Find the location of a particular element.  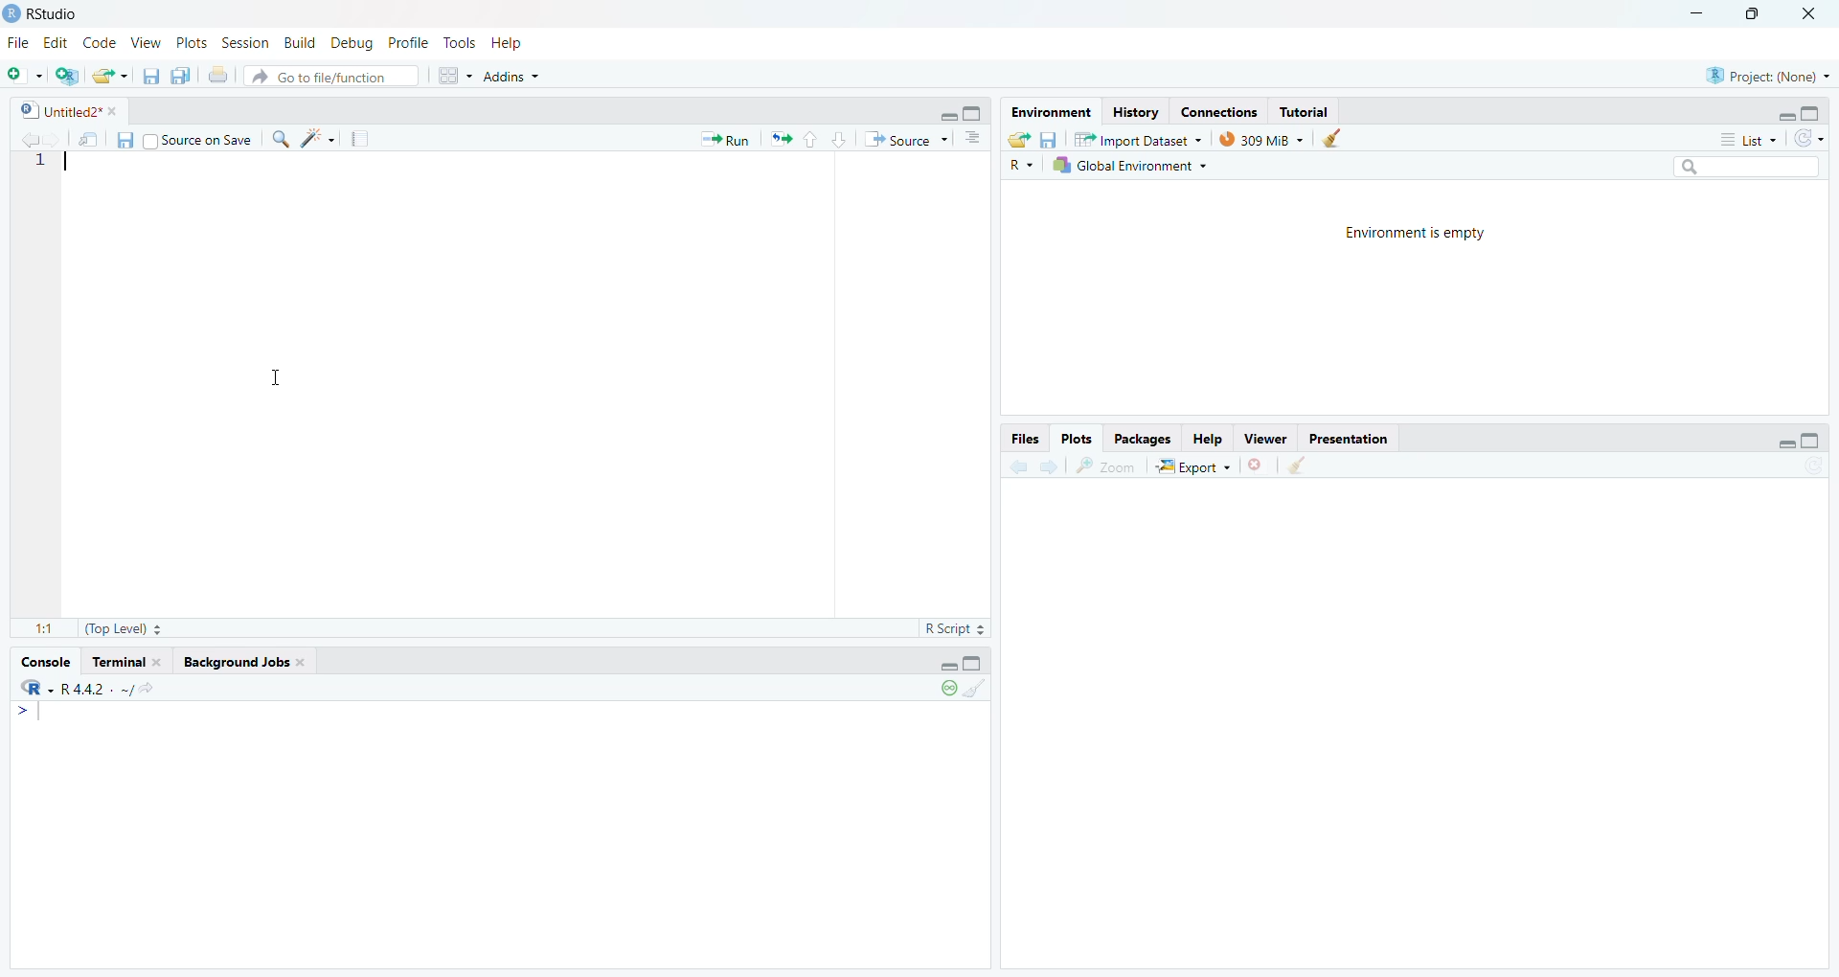

clear is located at coordinates (979, 691).